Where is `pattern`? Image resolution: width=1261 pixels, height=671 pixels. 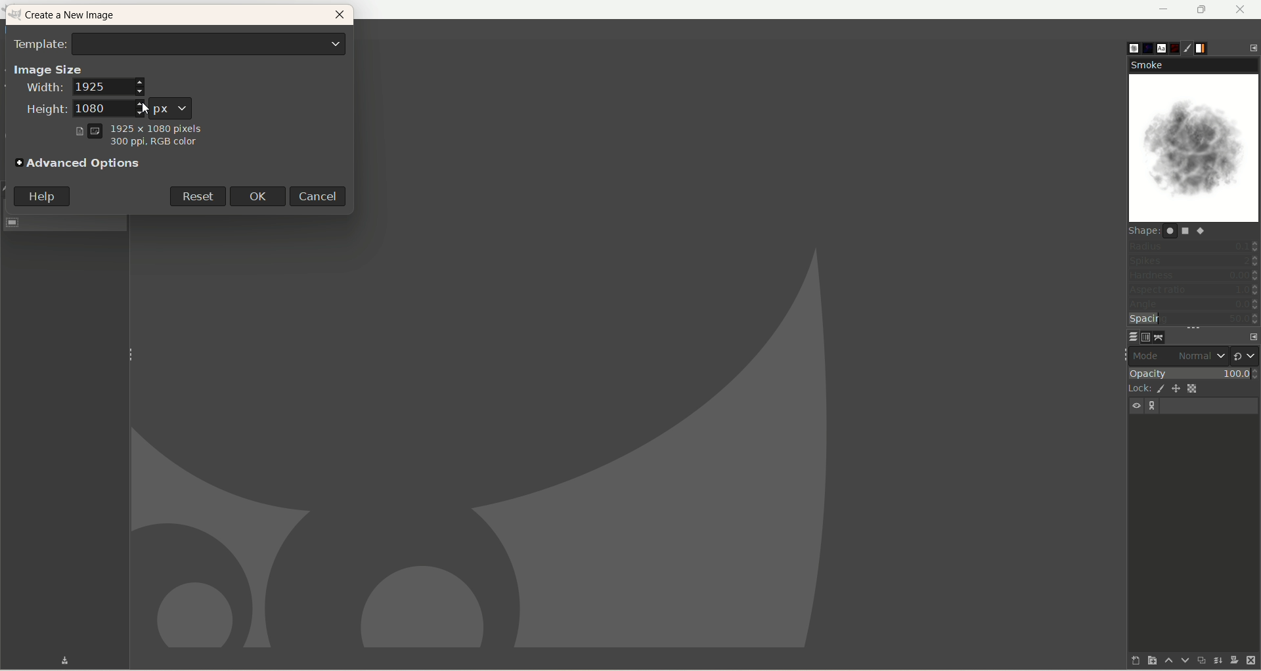 pattern is located at coordinates (1142, 48).